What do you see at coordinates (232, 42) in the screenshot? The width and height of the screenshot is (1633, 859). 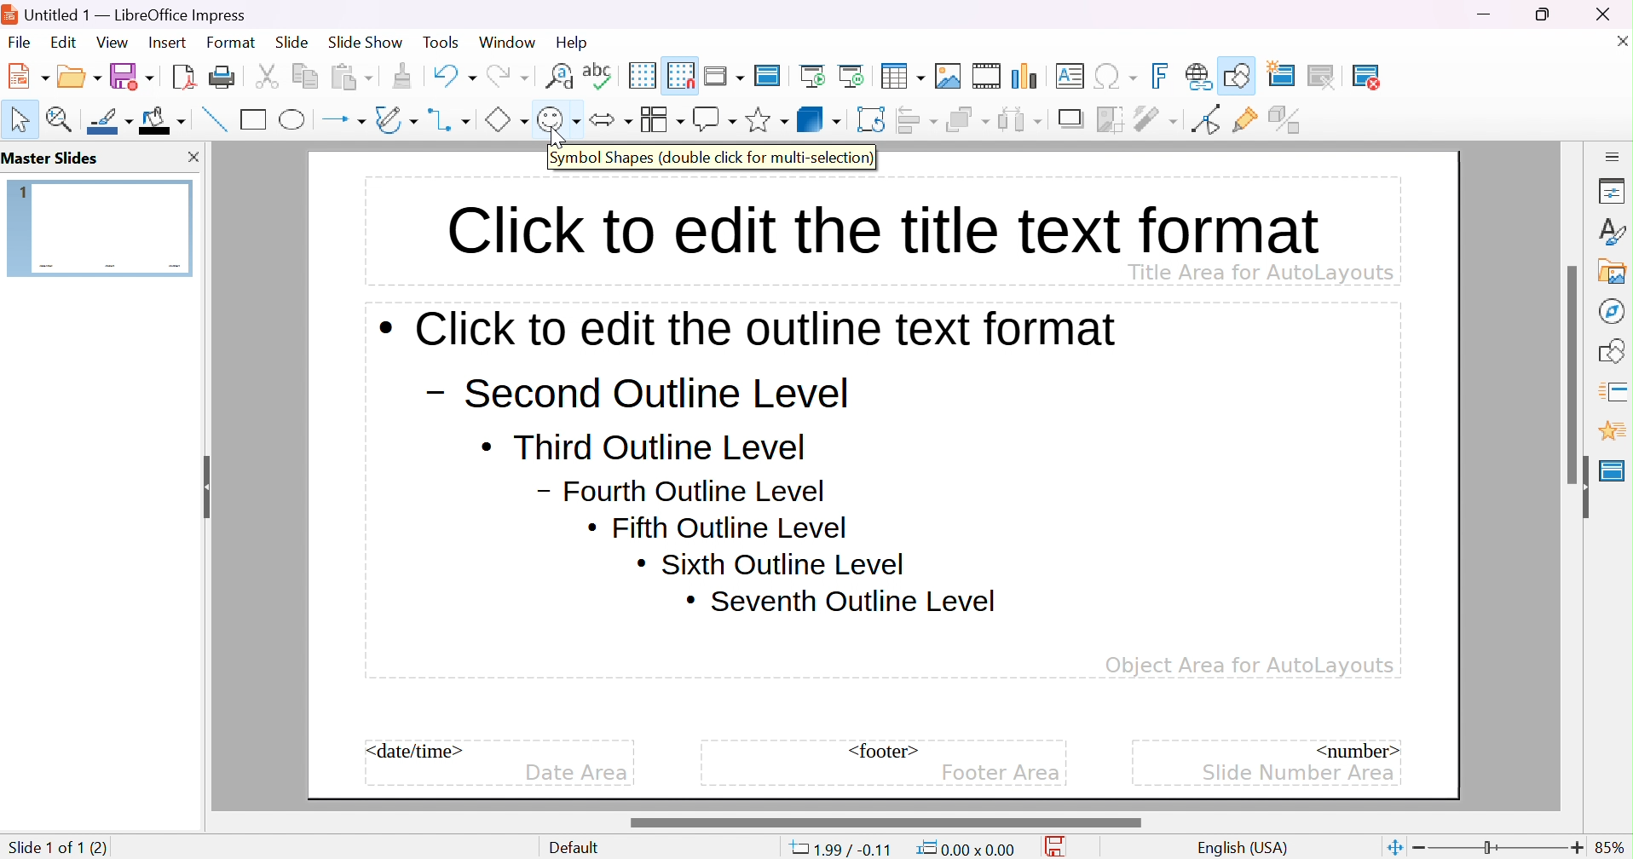 I see `format` at bounding box center [232, 42].